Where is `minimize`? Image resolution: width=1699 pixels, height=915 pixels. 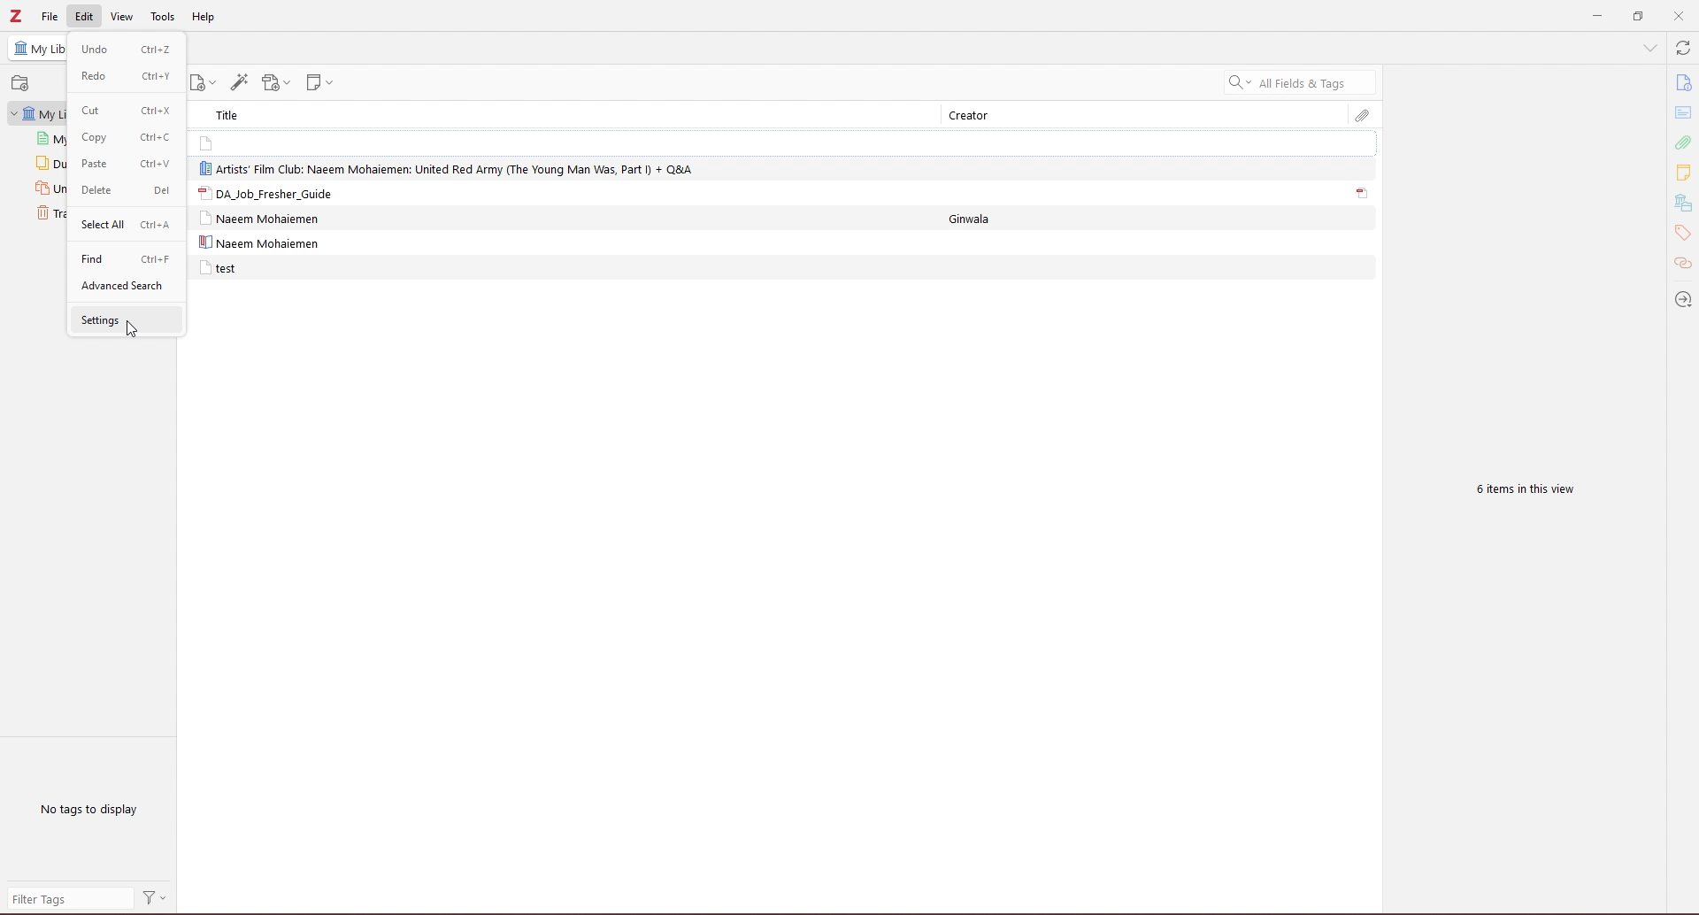
minimize is located at coordinates (1594, 17).